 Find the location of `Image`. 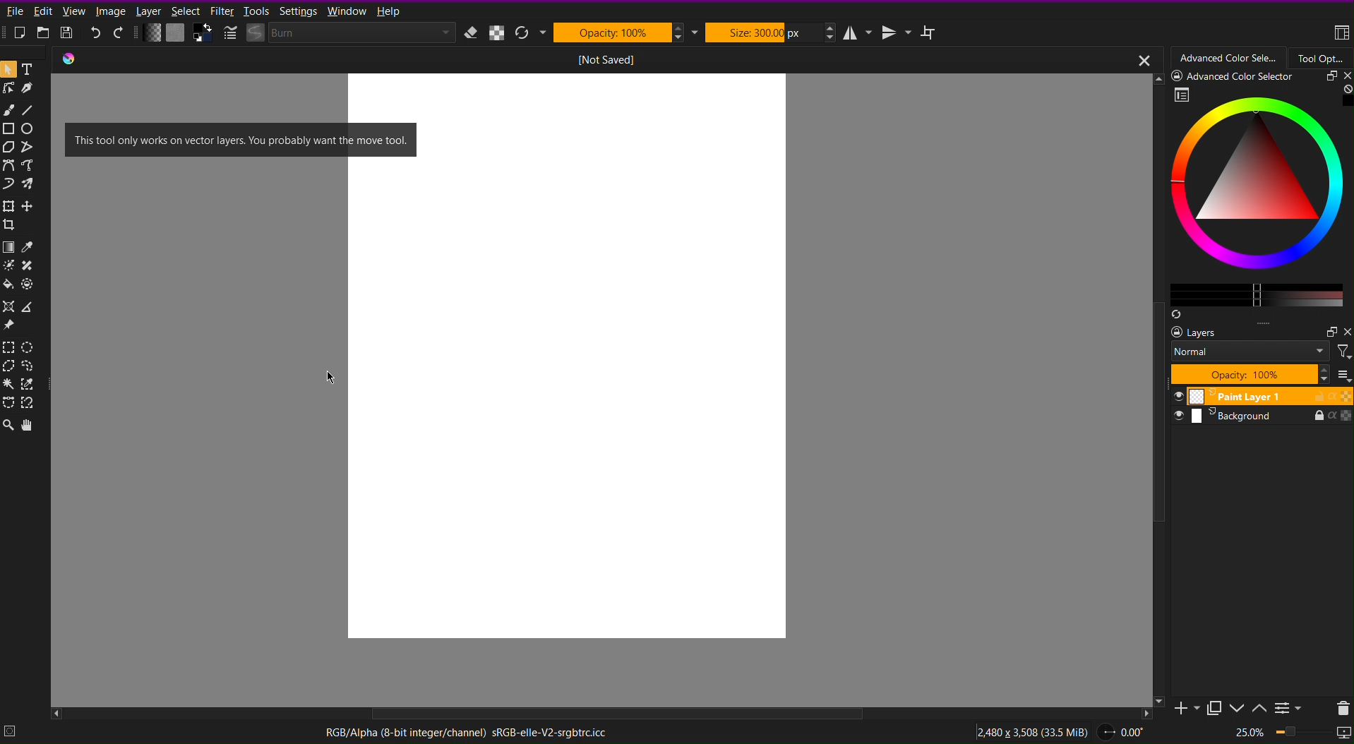

Image is located at coordinates (109, 11).